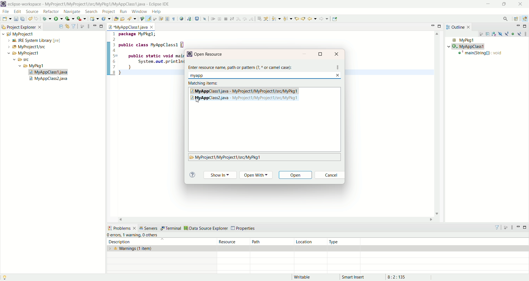  What do you see at coordinates (345, 242) in the screenshot?
I see `type` at bounding box center [345, 242].